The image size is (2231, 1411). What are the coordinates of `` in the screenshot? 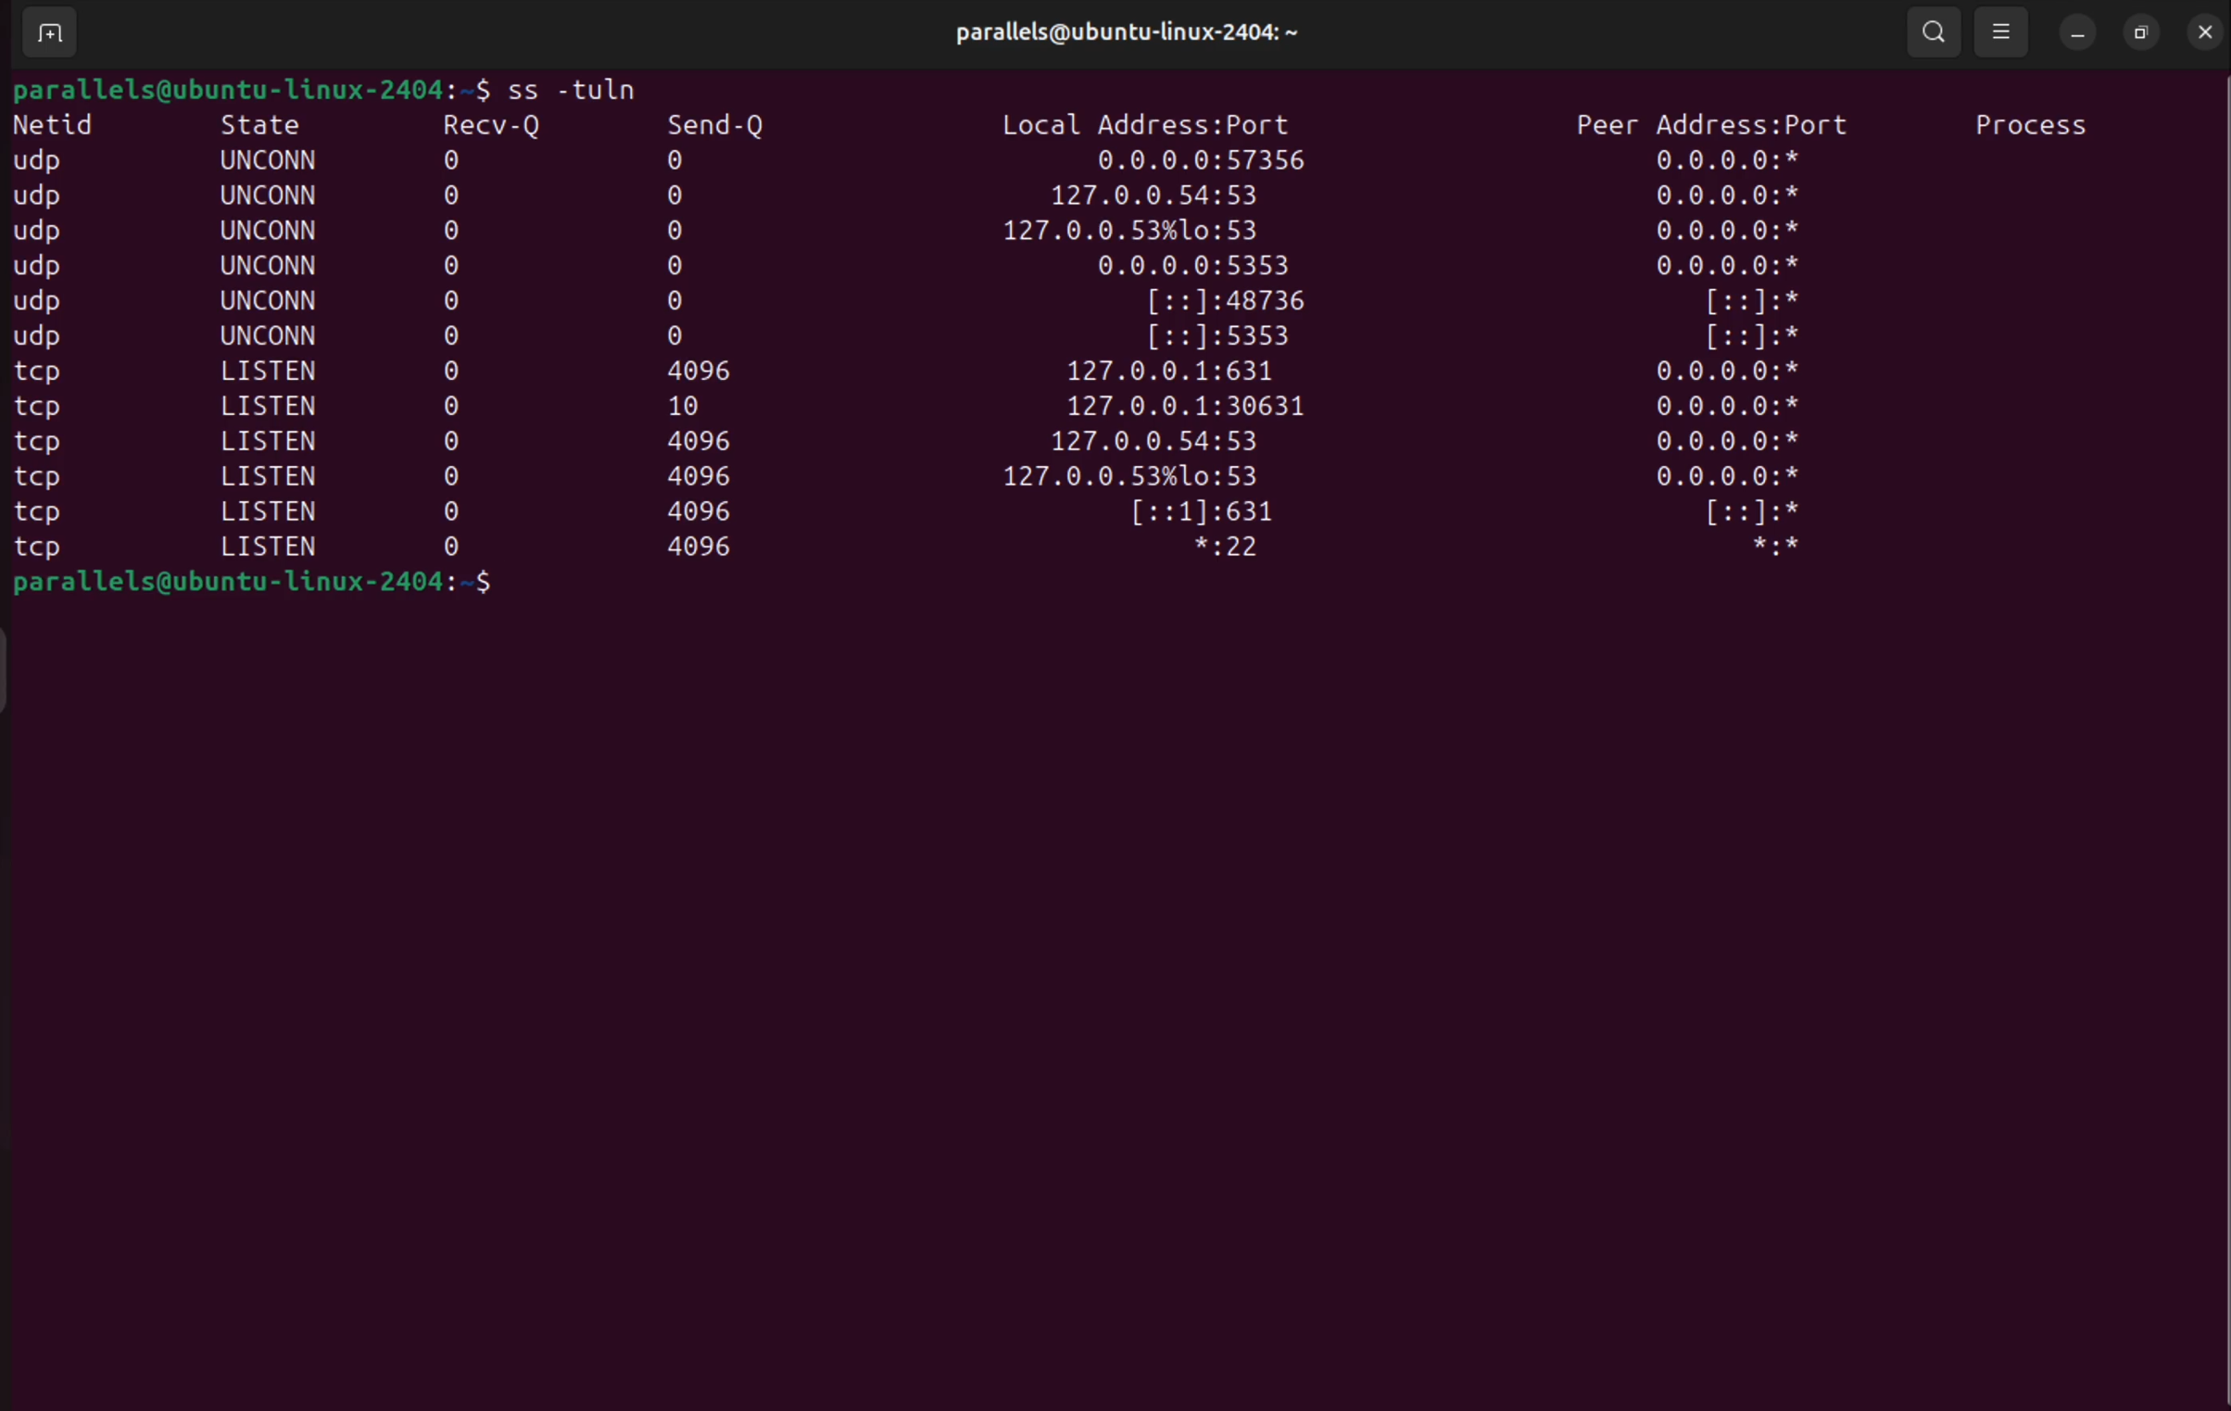 It's located at (37, 305).